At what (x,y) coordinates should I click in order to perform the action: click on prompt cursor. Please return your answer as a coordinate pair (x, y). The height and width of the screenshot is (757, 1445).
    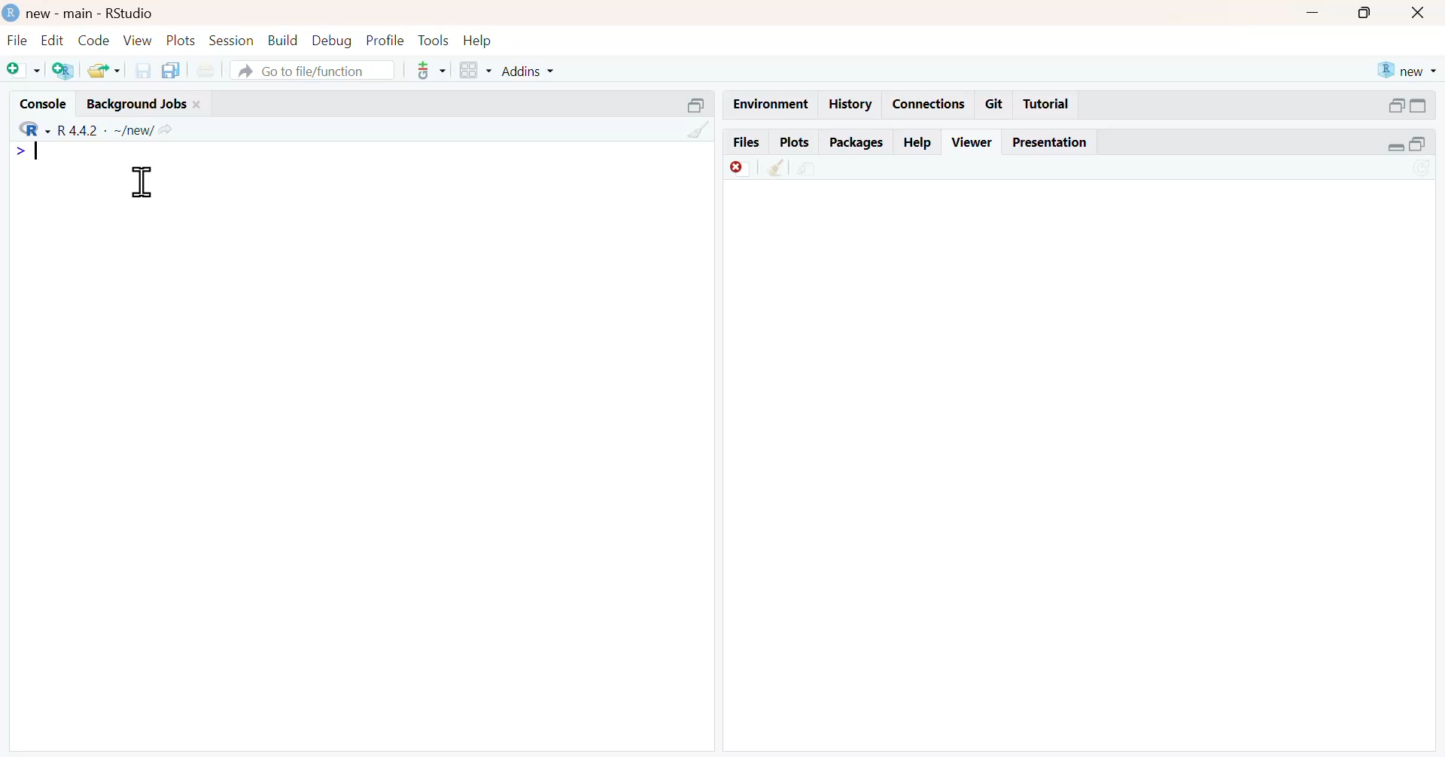
    Looking at the image, I should click on (14, 152).